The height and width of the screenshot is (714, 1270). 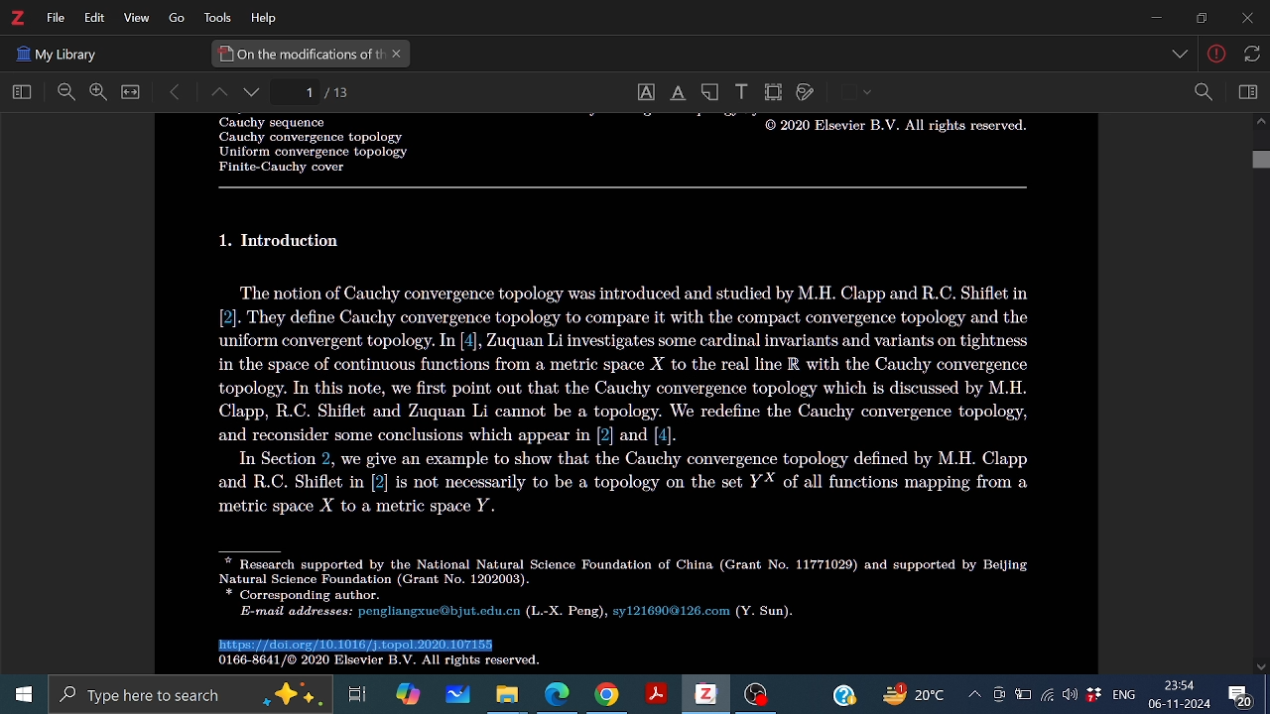 What do you see at coordinates (131, 92) in the screenshot?
I see `Full view` at bounding box center [131, 92].